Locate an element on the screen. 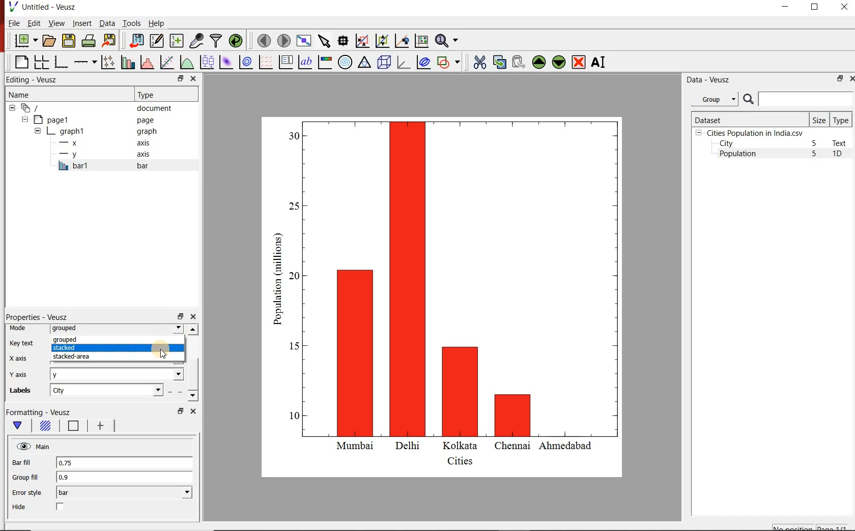 Image resolution: width=855 pixels, height=531 pixels. x axis is located at coordinates (106, 143).